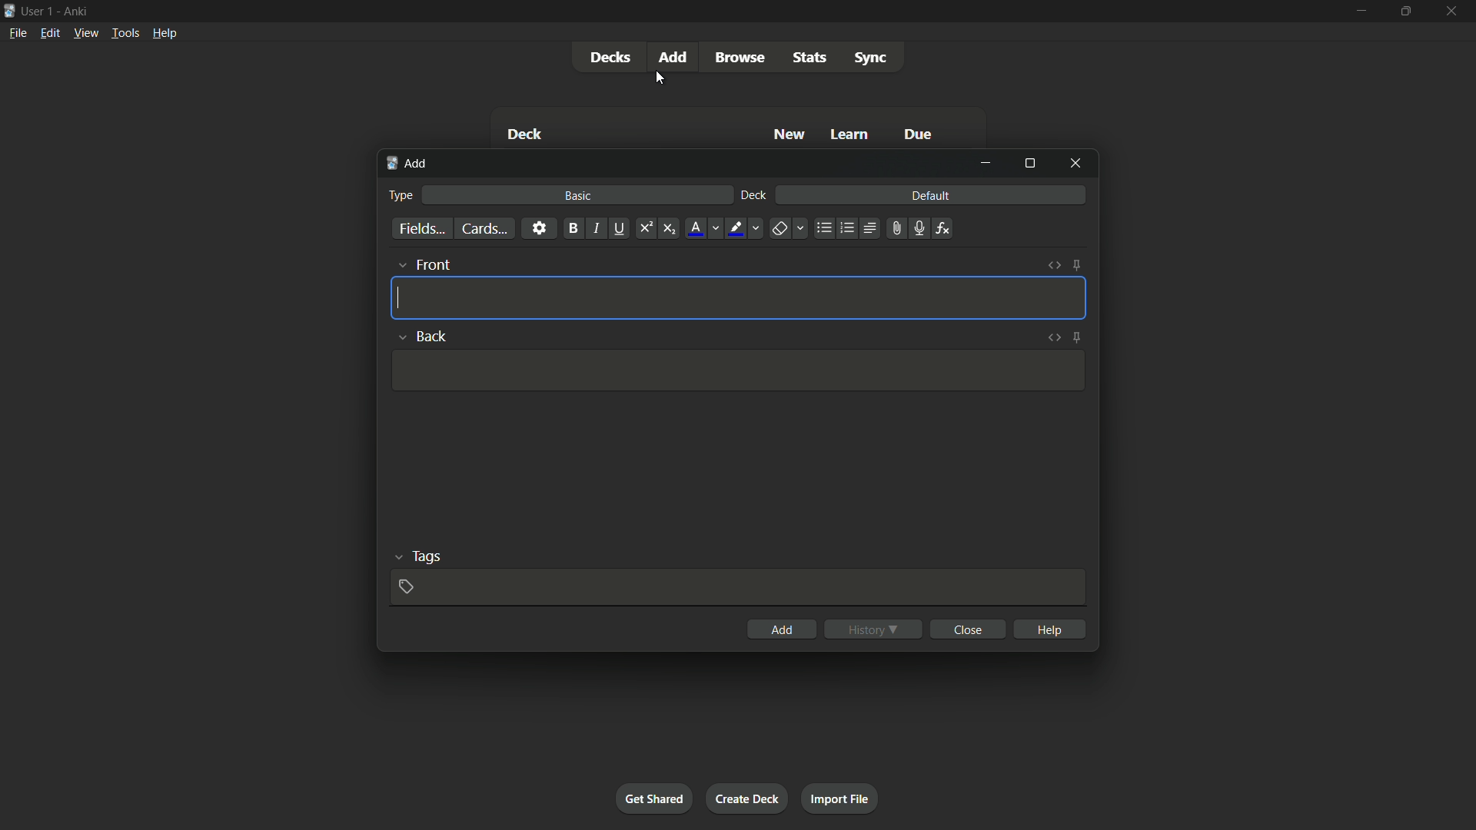 The width and height of the screenshot is (1476, 830). What do you see at coordinates (51, 32) in the screenshot?
I see `edit menu` at bounding box center [51, 32].